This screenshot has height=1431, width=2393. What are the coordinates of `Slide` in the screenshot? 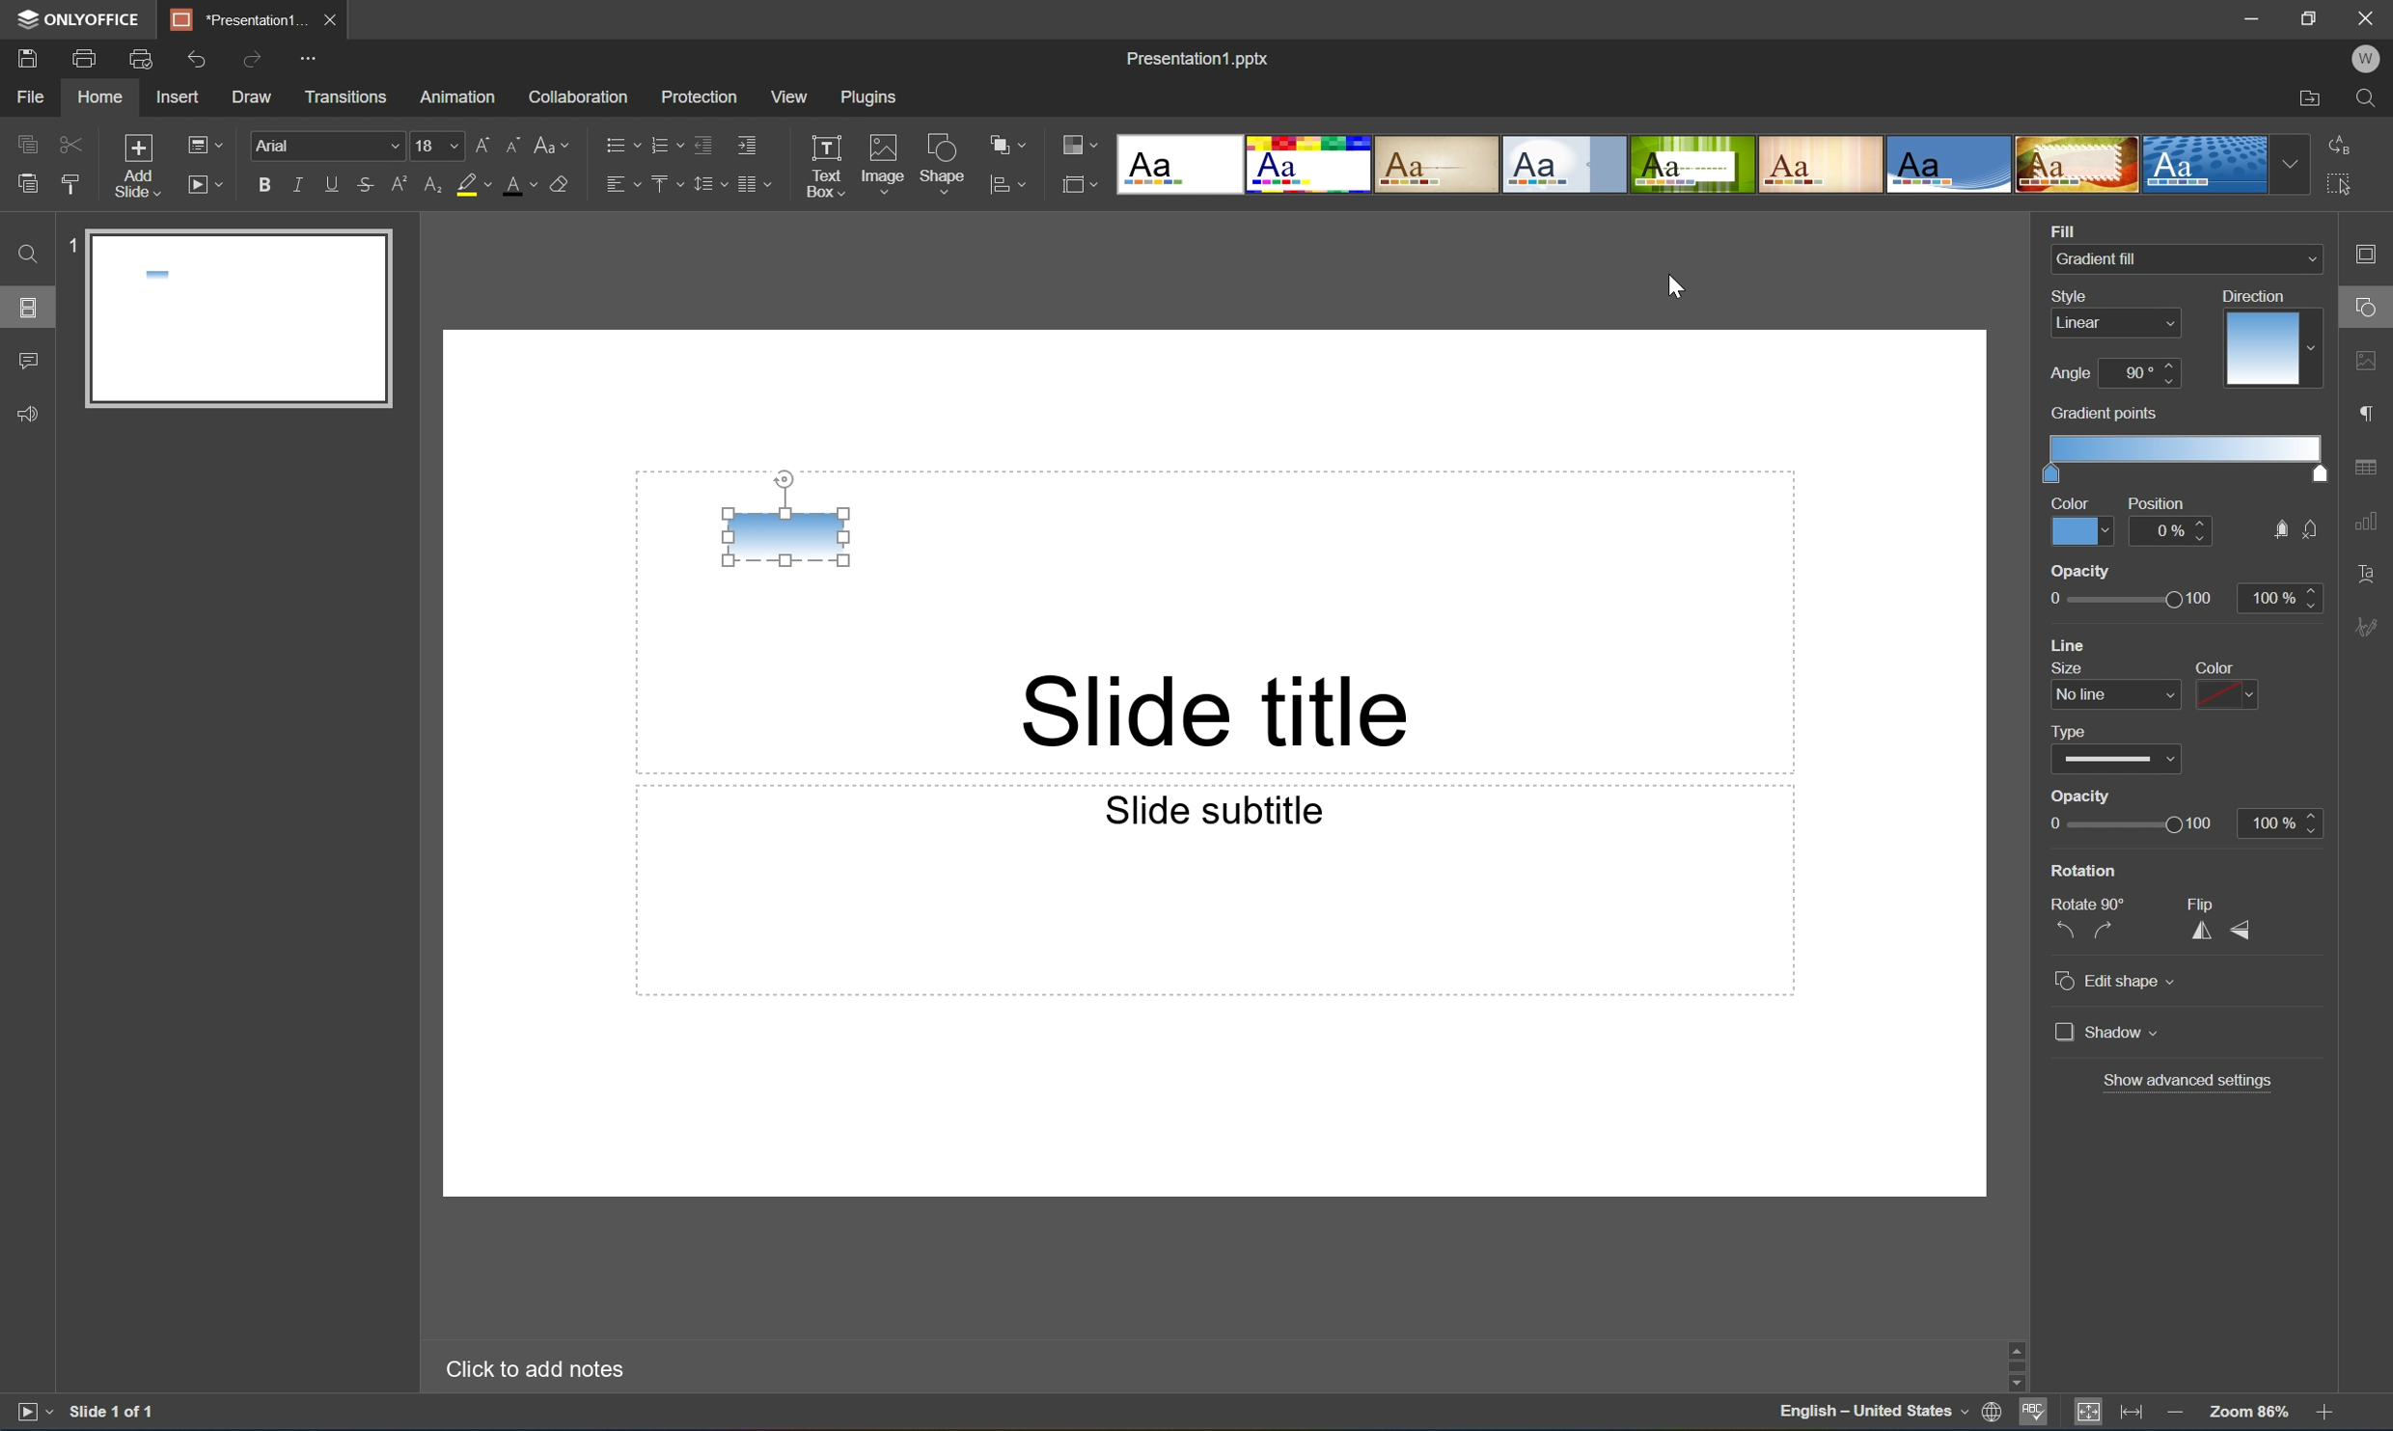 It's located at (242, 320).